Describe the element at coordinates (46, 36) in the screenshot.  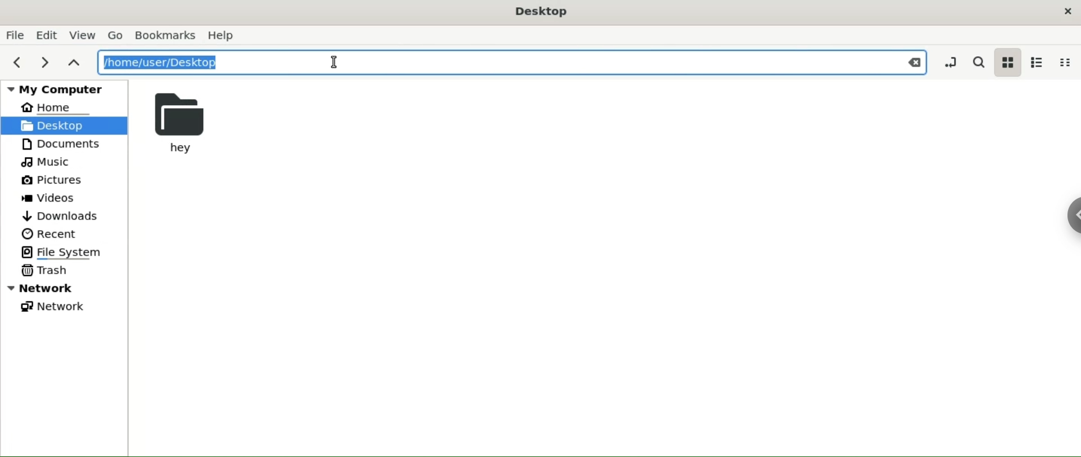
I see `edit` at that location.